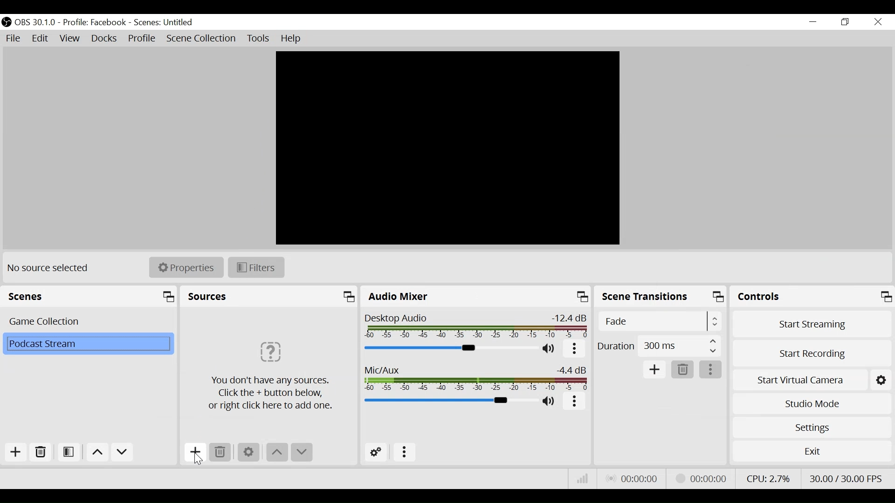  I want to click on Restore, so click(846, 22).